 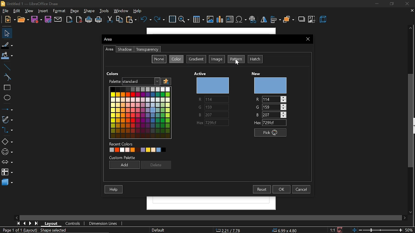 What do you see at coordinates (24, 224) in the screenshot?
I see `previous page` at bounding box center [24, 224].